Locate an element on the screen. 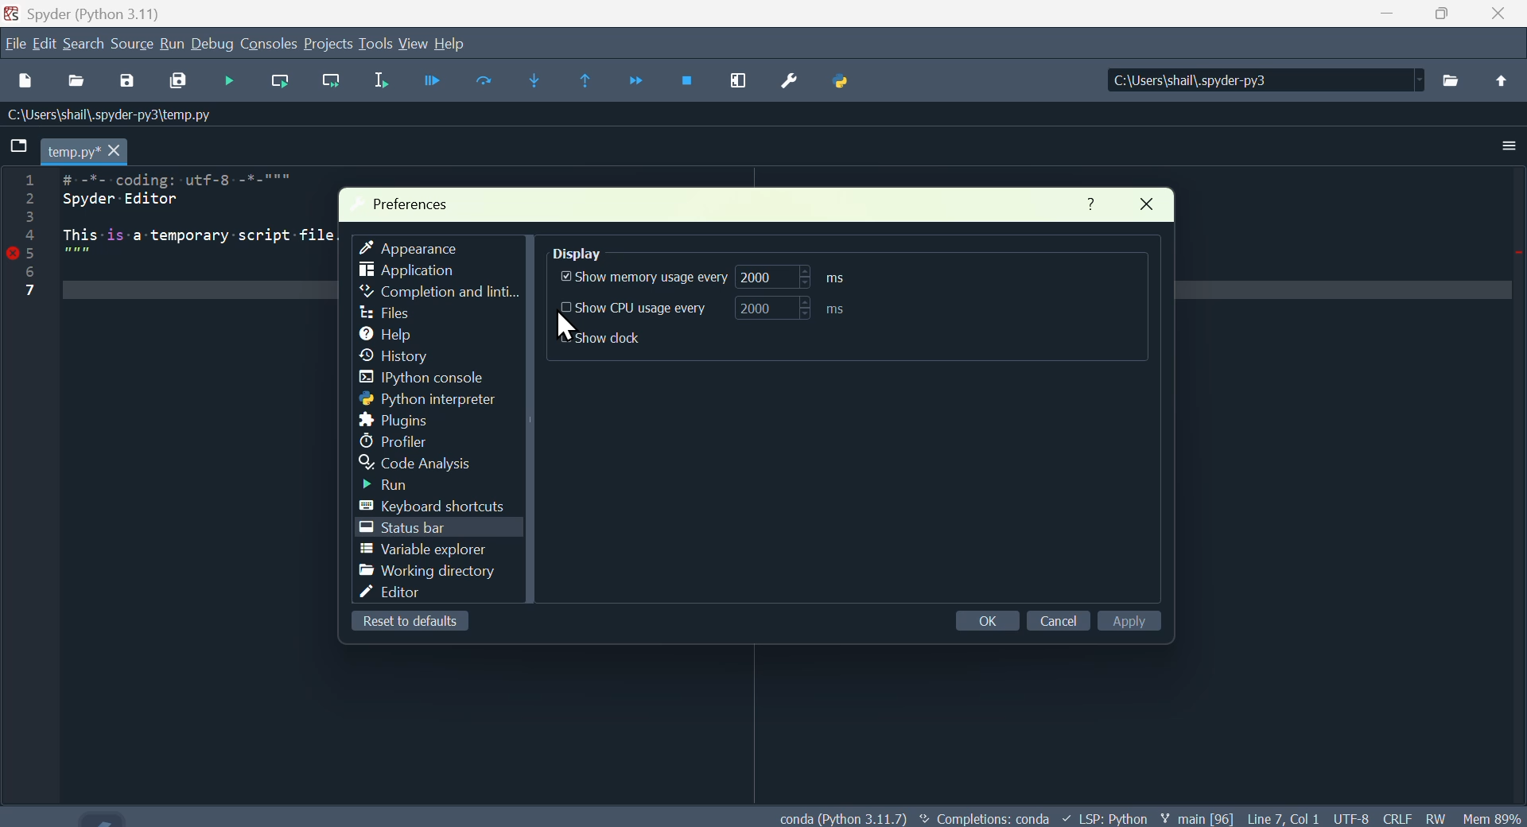  Stop debugging is located at coordinates (687, 77).